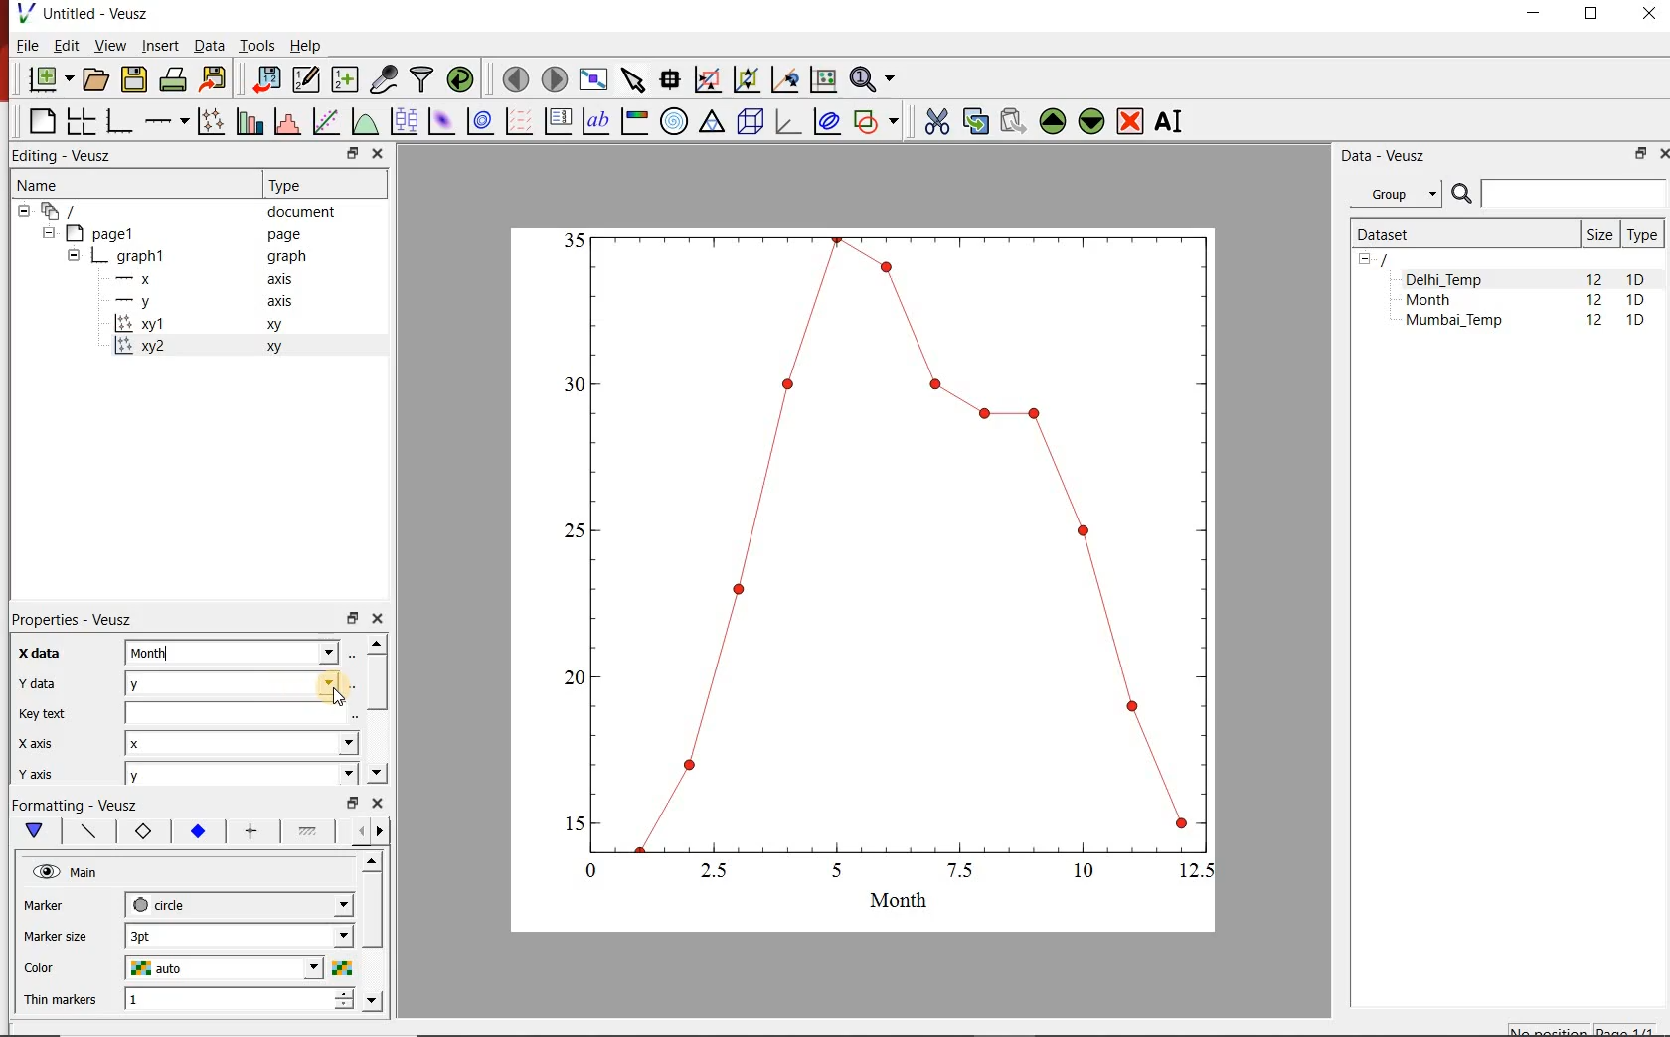  I want to click on plot a function, so click(365, 121).